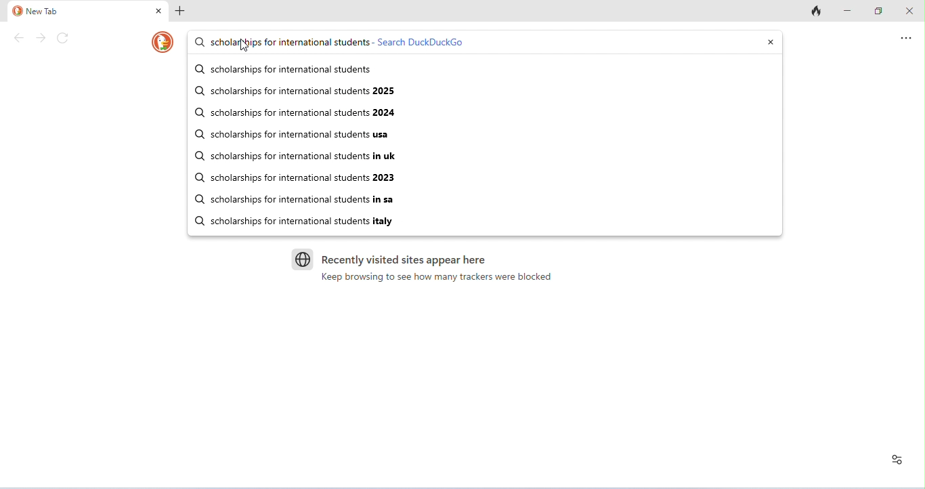 This screenshot has width=925, height=489. Describe the element at coordinates (899, 459) in the screenshot. I see `recent activity and favorites` at that location.